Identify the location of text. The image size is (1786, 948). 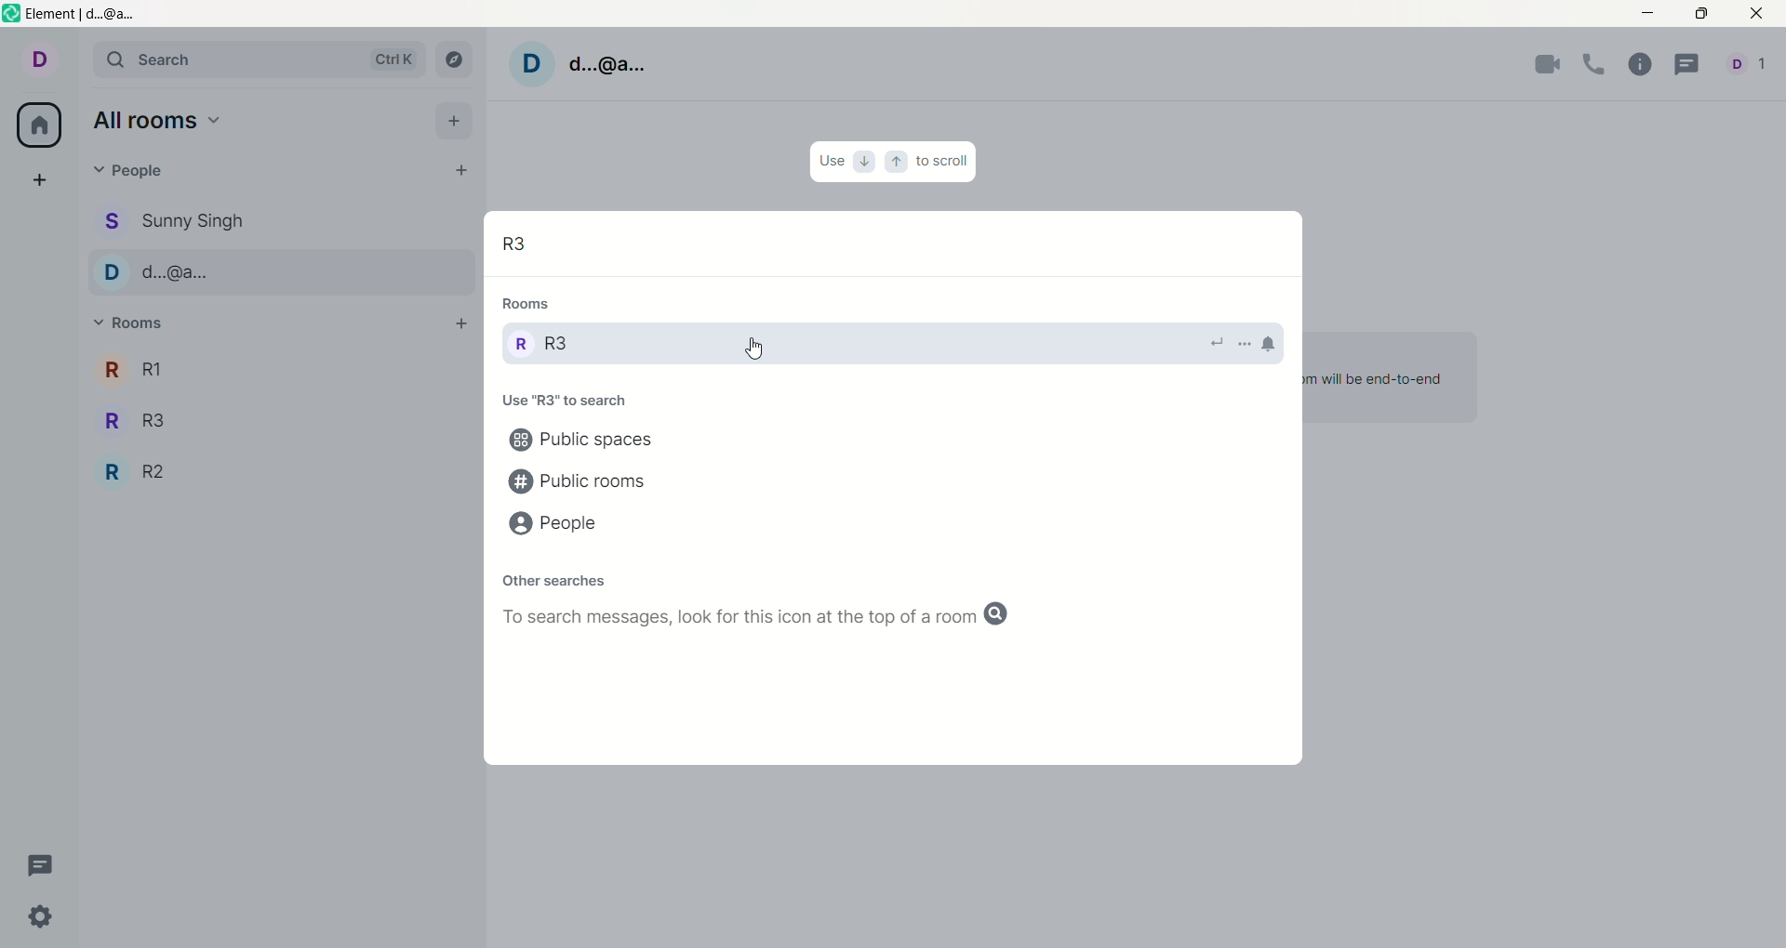
(557, 401).